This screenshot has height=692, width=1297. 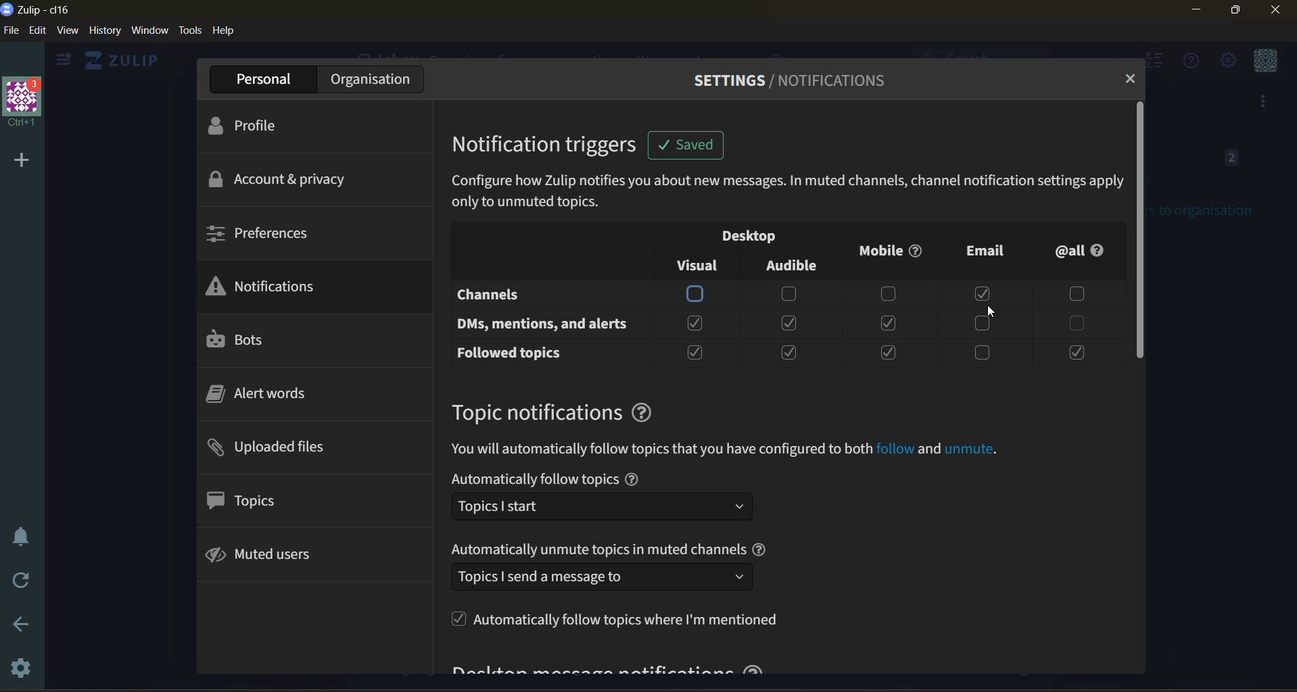 I want to click on and, so click(x=928, y=449).